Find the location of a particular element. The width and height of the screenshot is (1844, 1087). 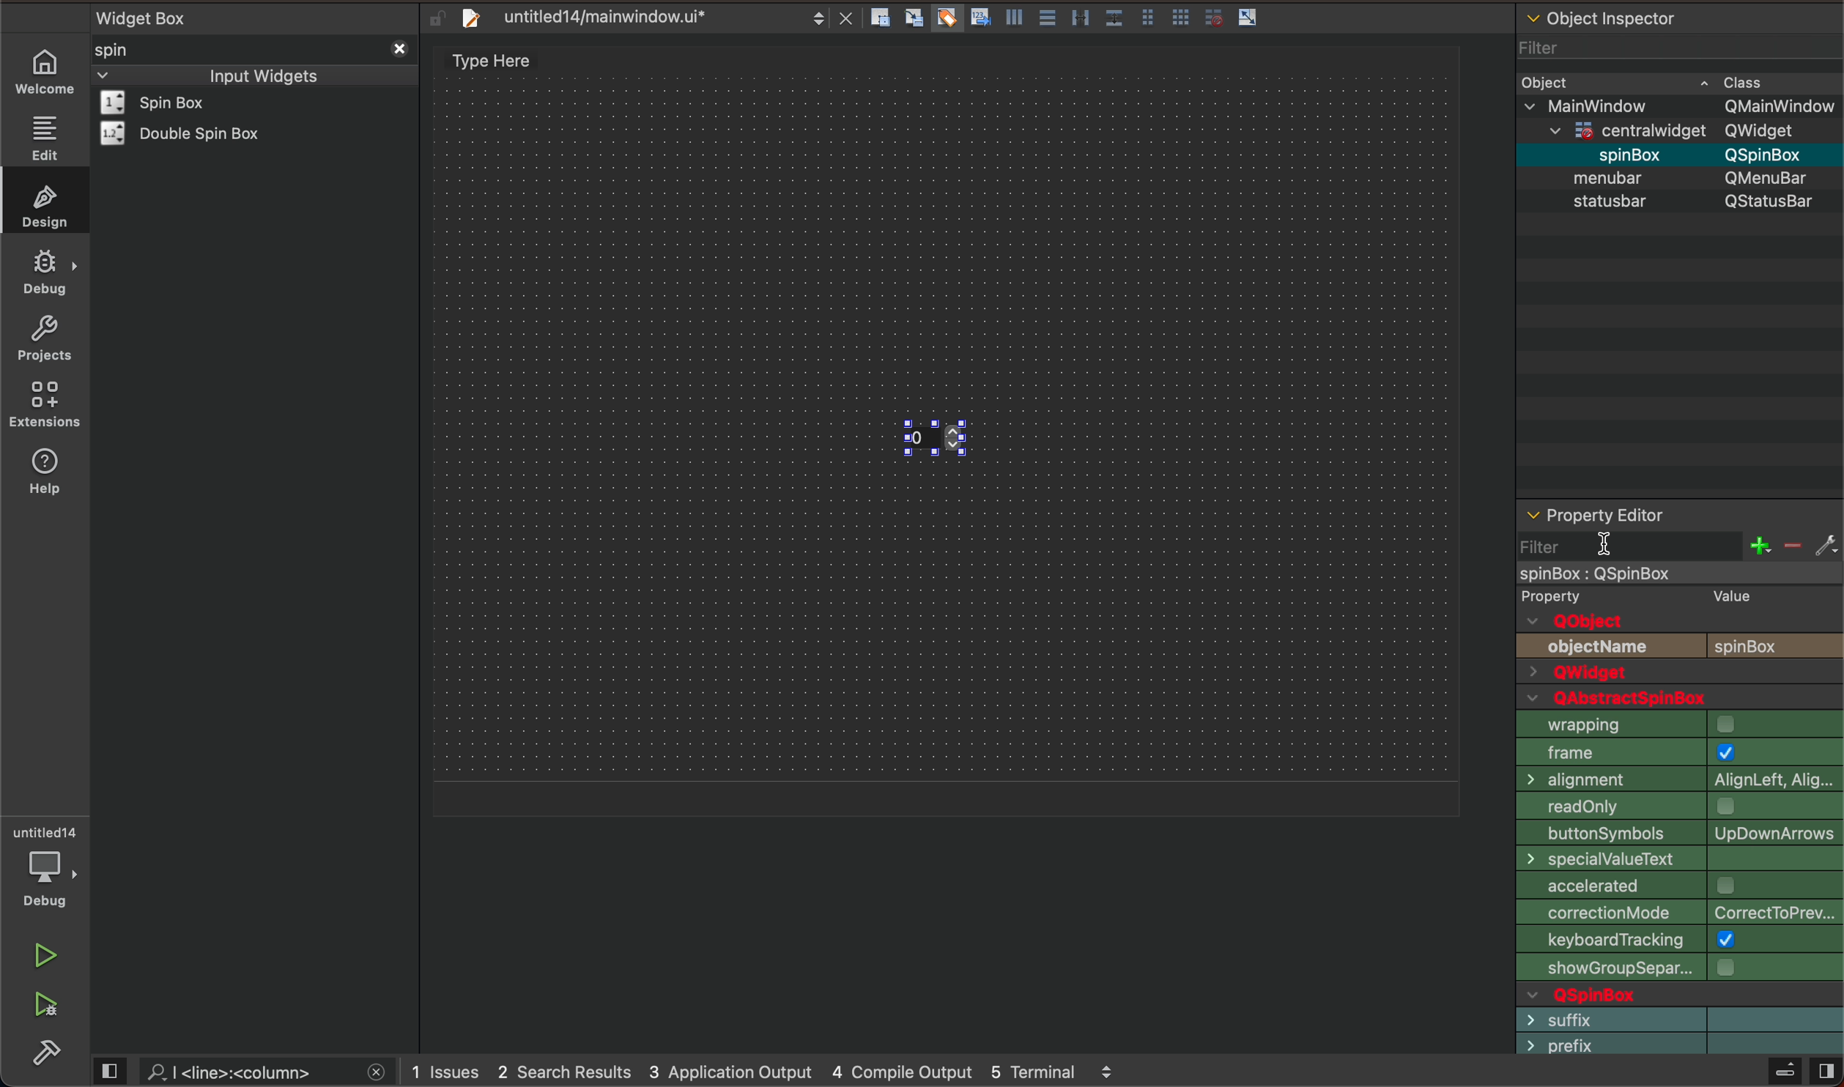

document mode is located at coordinates (1681, 802).